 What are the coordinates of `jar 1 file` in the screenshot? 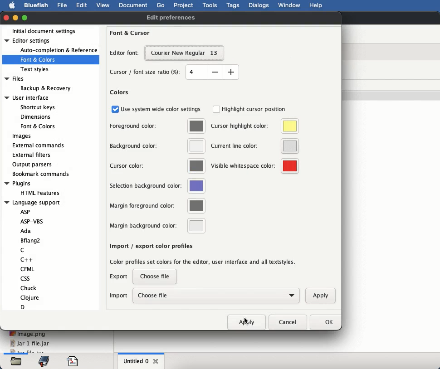 It's located at (29, 344).